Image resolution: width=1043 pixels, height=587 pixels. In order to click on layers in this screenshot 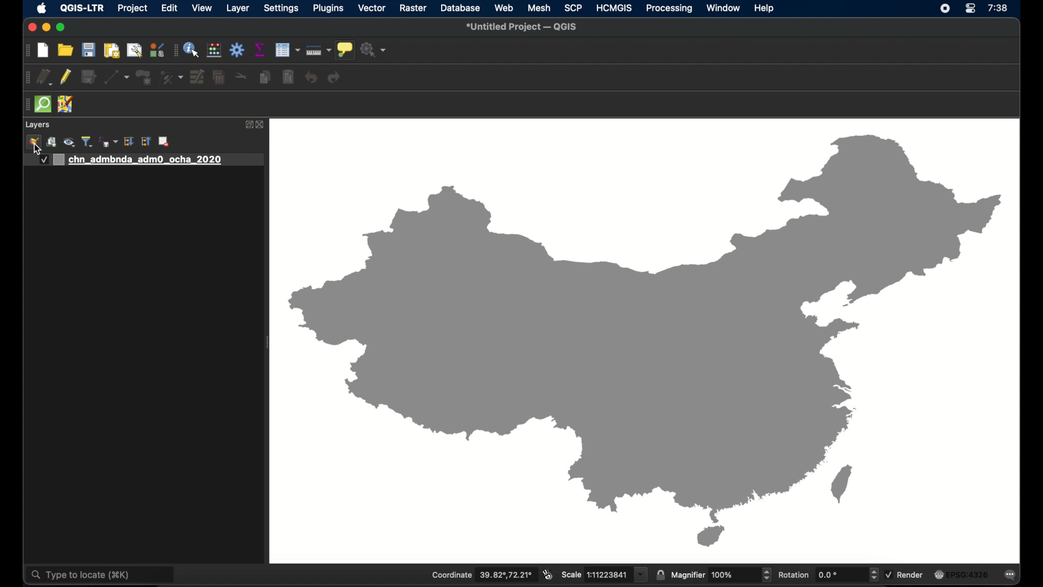, I will do `click(37, 125)`.